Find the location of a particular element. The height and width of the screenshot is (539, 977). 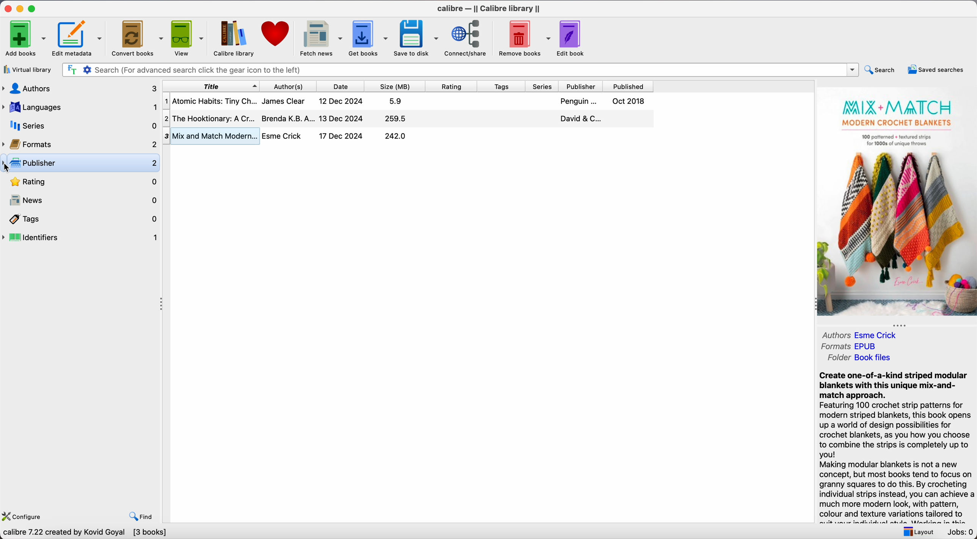

add books is located at coordinates (25, 37).